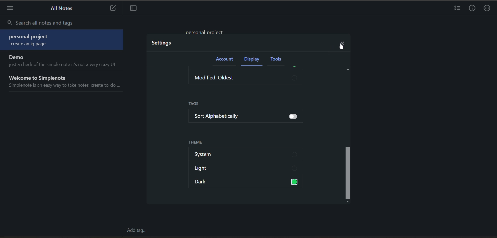 This screenshot has width=497, height=238. What do you see at coordinates (196, 103) in the screenshot?
I see `tags` at bounding box center [196, 103].